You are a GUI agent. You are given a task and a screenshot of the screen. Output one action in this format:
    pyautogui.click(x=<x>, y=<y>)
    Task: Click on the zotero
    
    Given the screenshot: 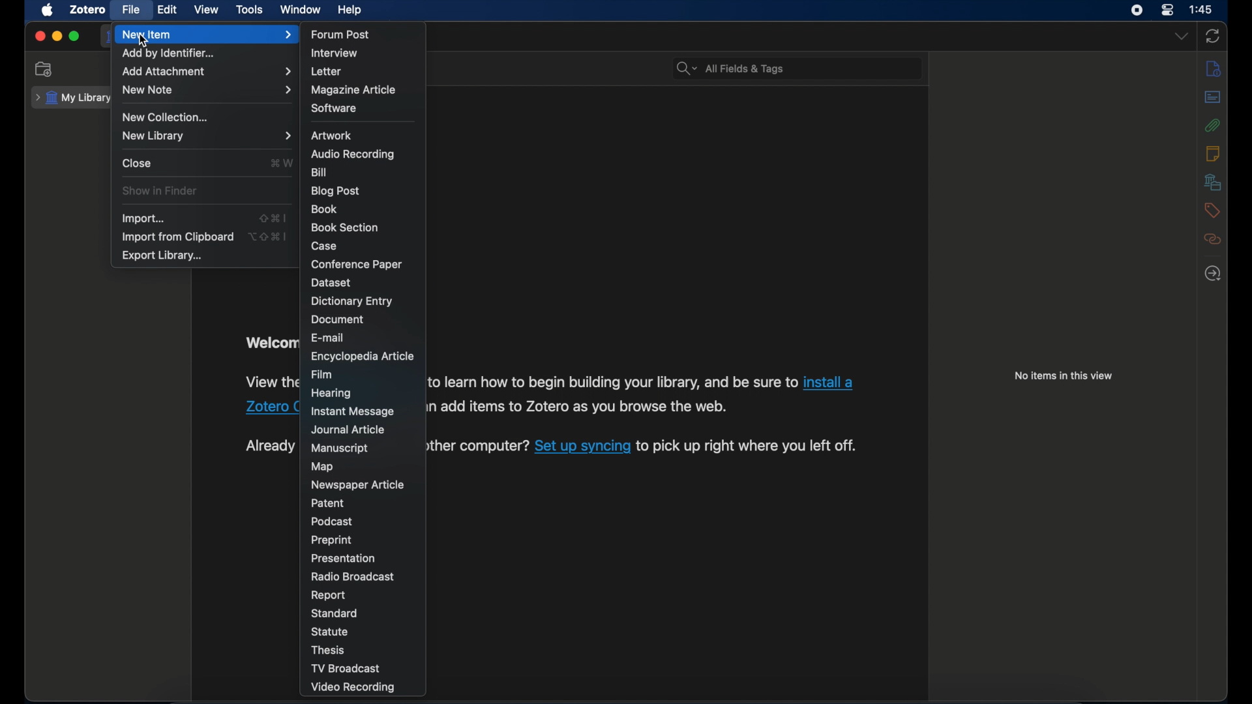 What is the action you would take?
    pyautogui.click(x=89, y=9)
    